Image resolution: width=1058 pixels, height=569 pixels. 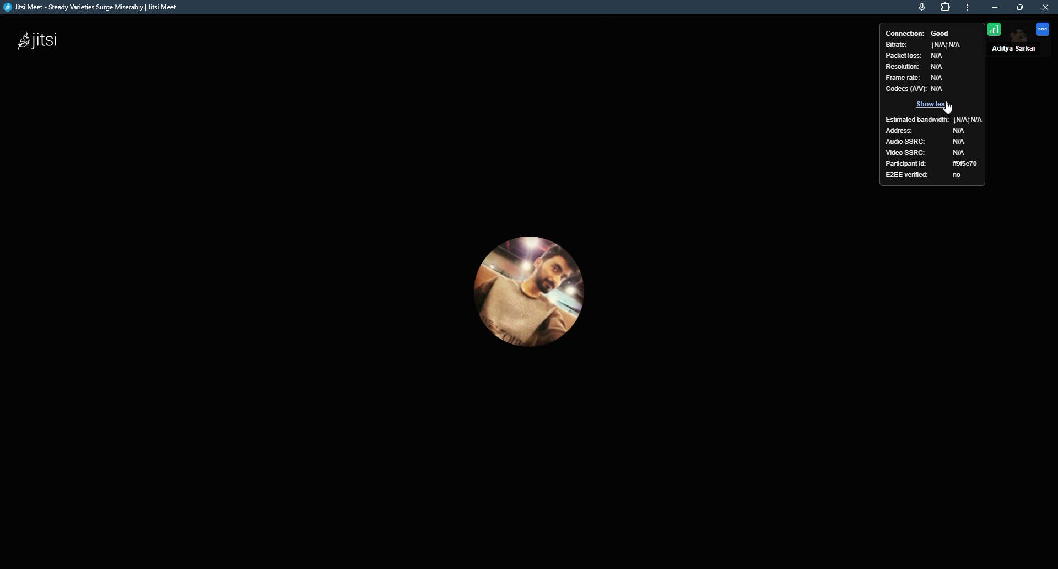 I want to click on codecs, so click(x=904, y=89).